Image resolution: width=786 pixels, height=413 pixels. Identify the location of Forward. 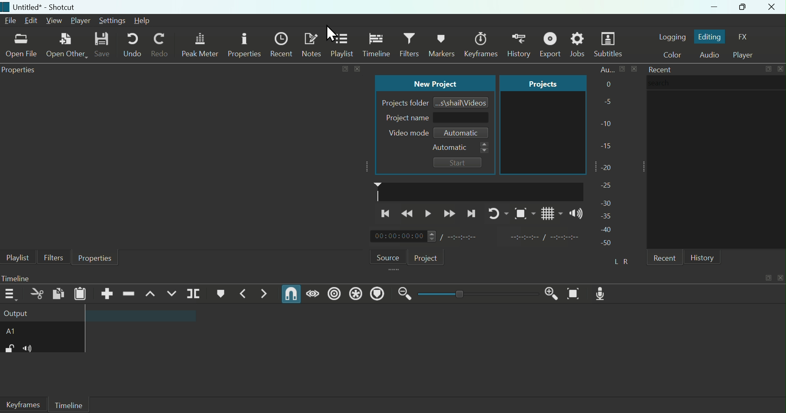
(450, 213).